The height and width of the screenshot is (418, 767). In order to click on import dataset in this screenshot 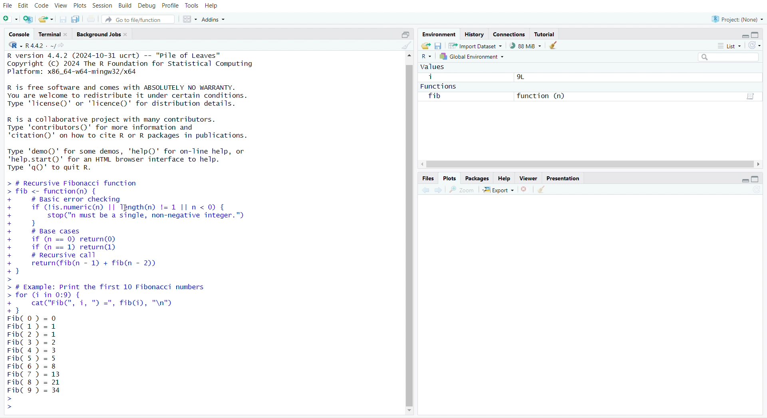, I will do `click(476, 46)`.